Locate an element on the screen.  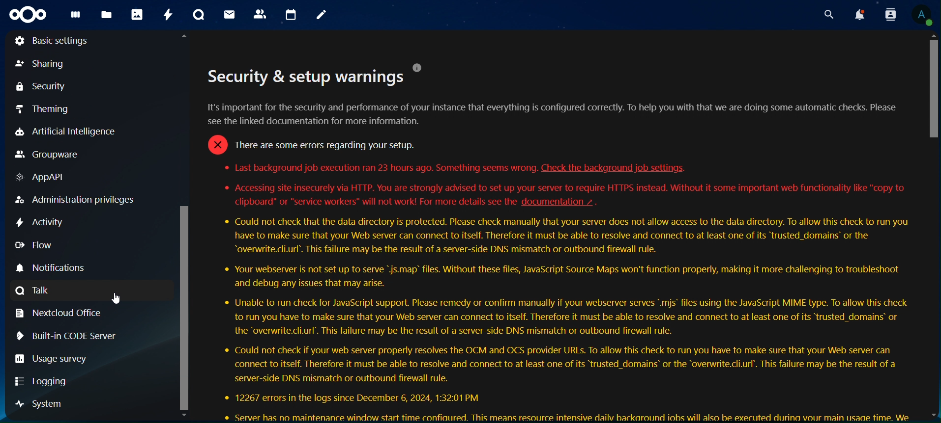
notifications is located at coordinates (60, 266).